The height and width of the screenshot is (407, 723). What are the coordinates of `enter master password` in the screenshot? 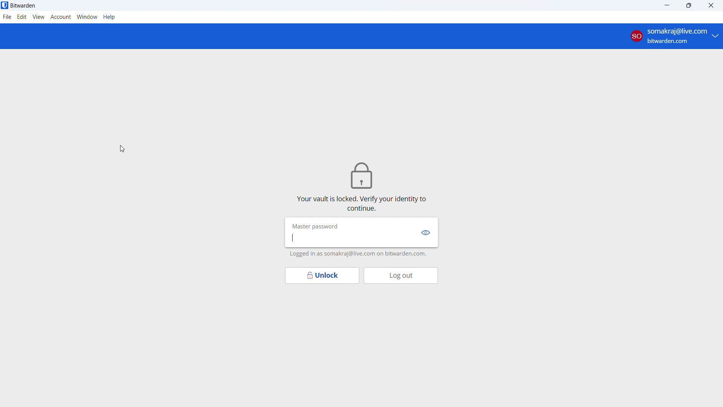 It's located at (352, 238).